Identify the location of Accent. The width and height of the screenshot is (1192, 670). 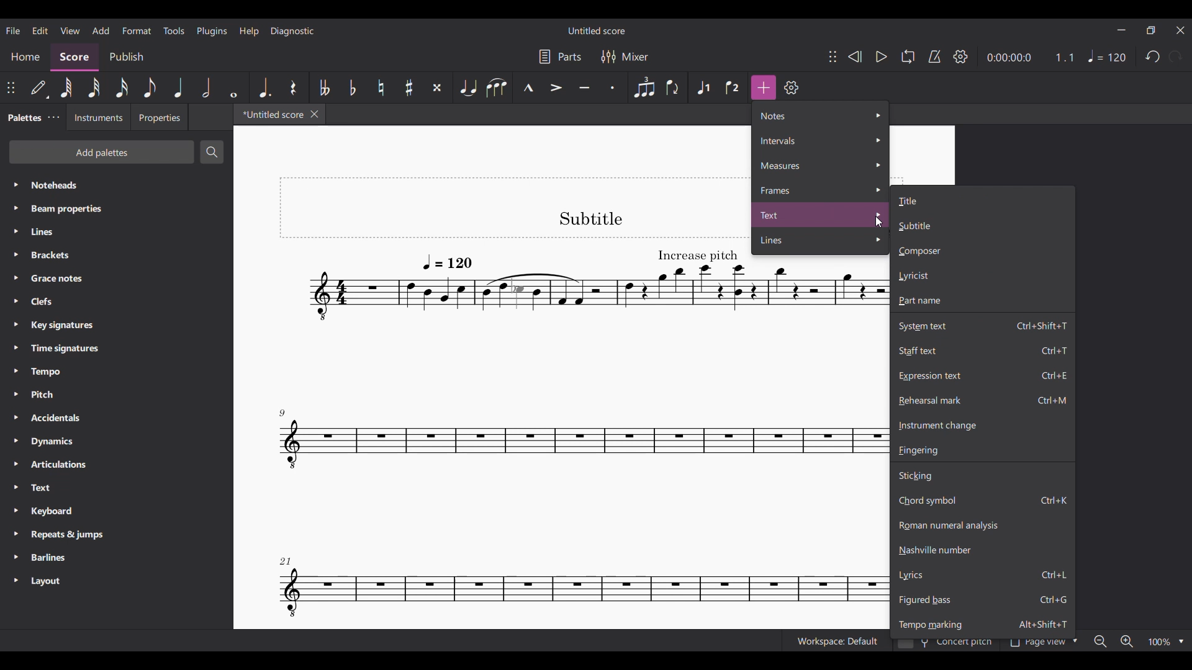
(556, 87).